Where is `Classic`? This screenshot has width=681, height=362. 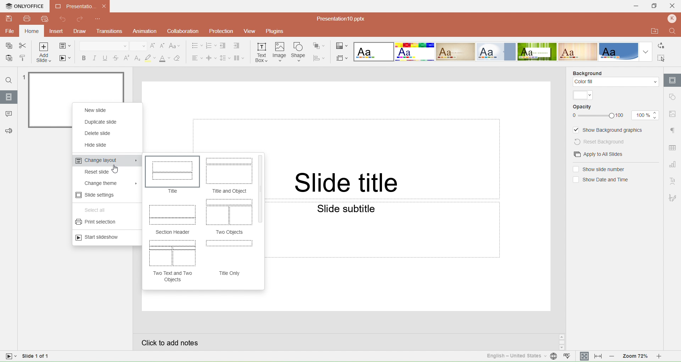 Classic is located at coordinates (455, 52).